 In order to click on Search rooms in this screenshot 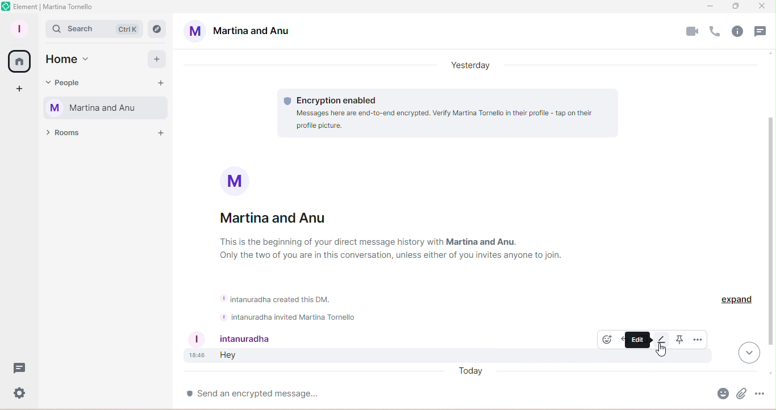, I will do `click(156, 28)`.